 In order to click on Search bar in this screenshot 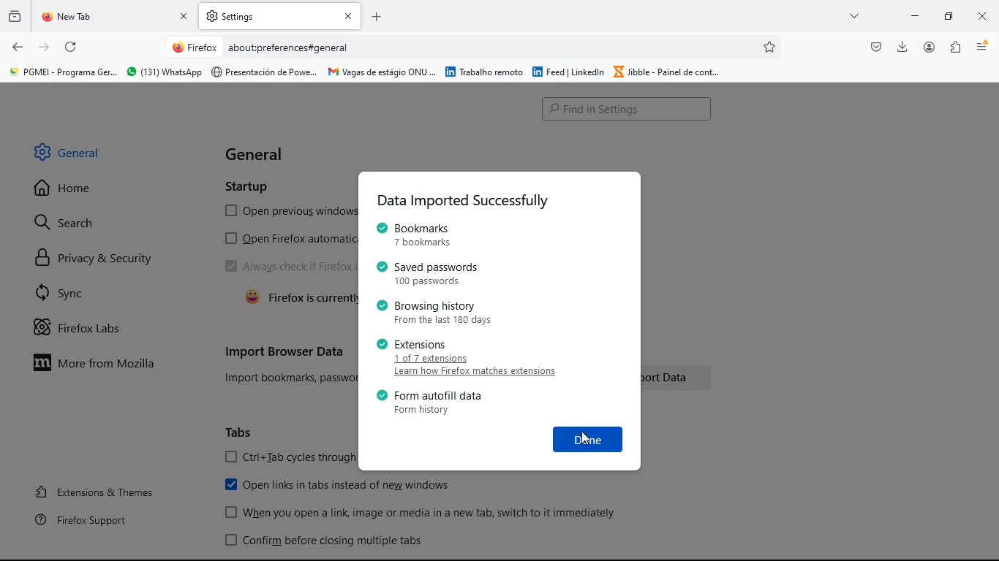, I will do `click(475, 48)`.